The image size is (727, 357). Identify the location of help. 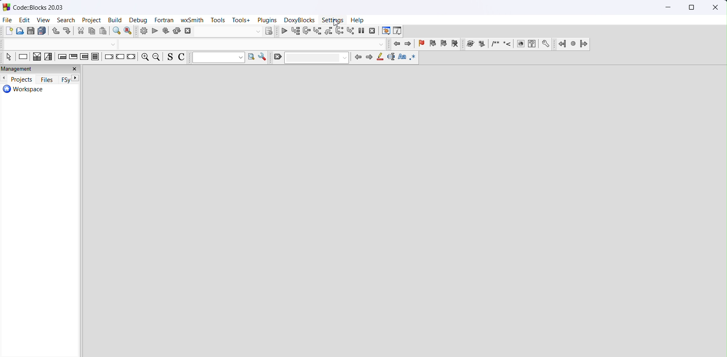
(358, 20).